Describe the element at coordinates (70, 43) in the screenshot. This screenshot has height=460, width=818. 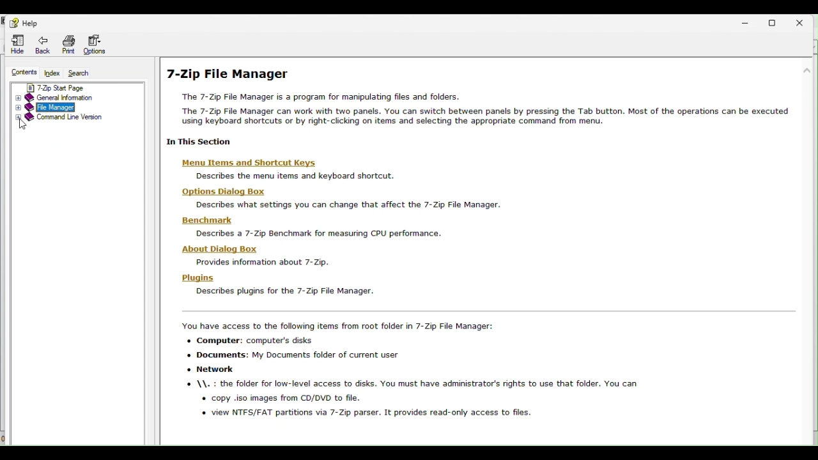
I see `print` at that location.